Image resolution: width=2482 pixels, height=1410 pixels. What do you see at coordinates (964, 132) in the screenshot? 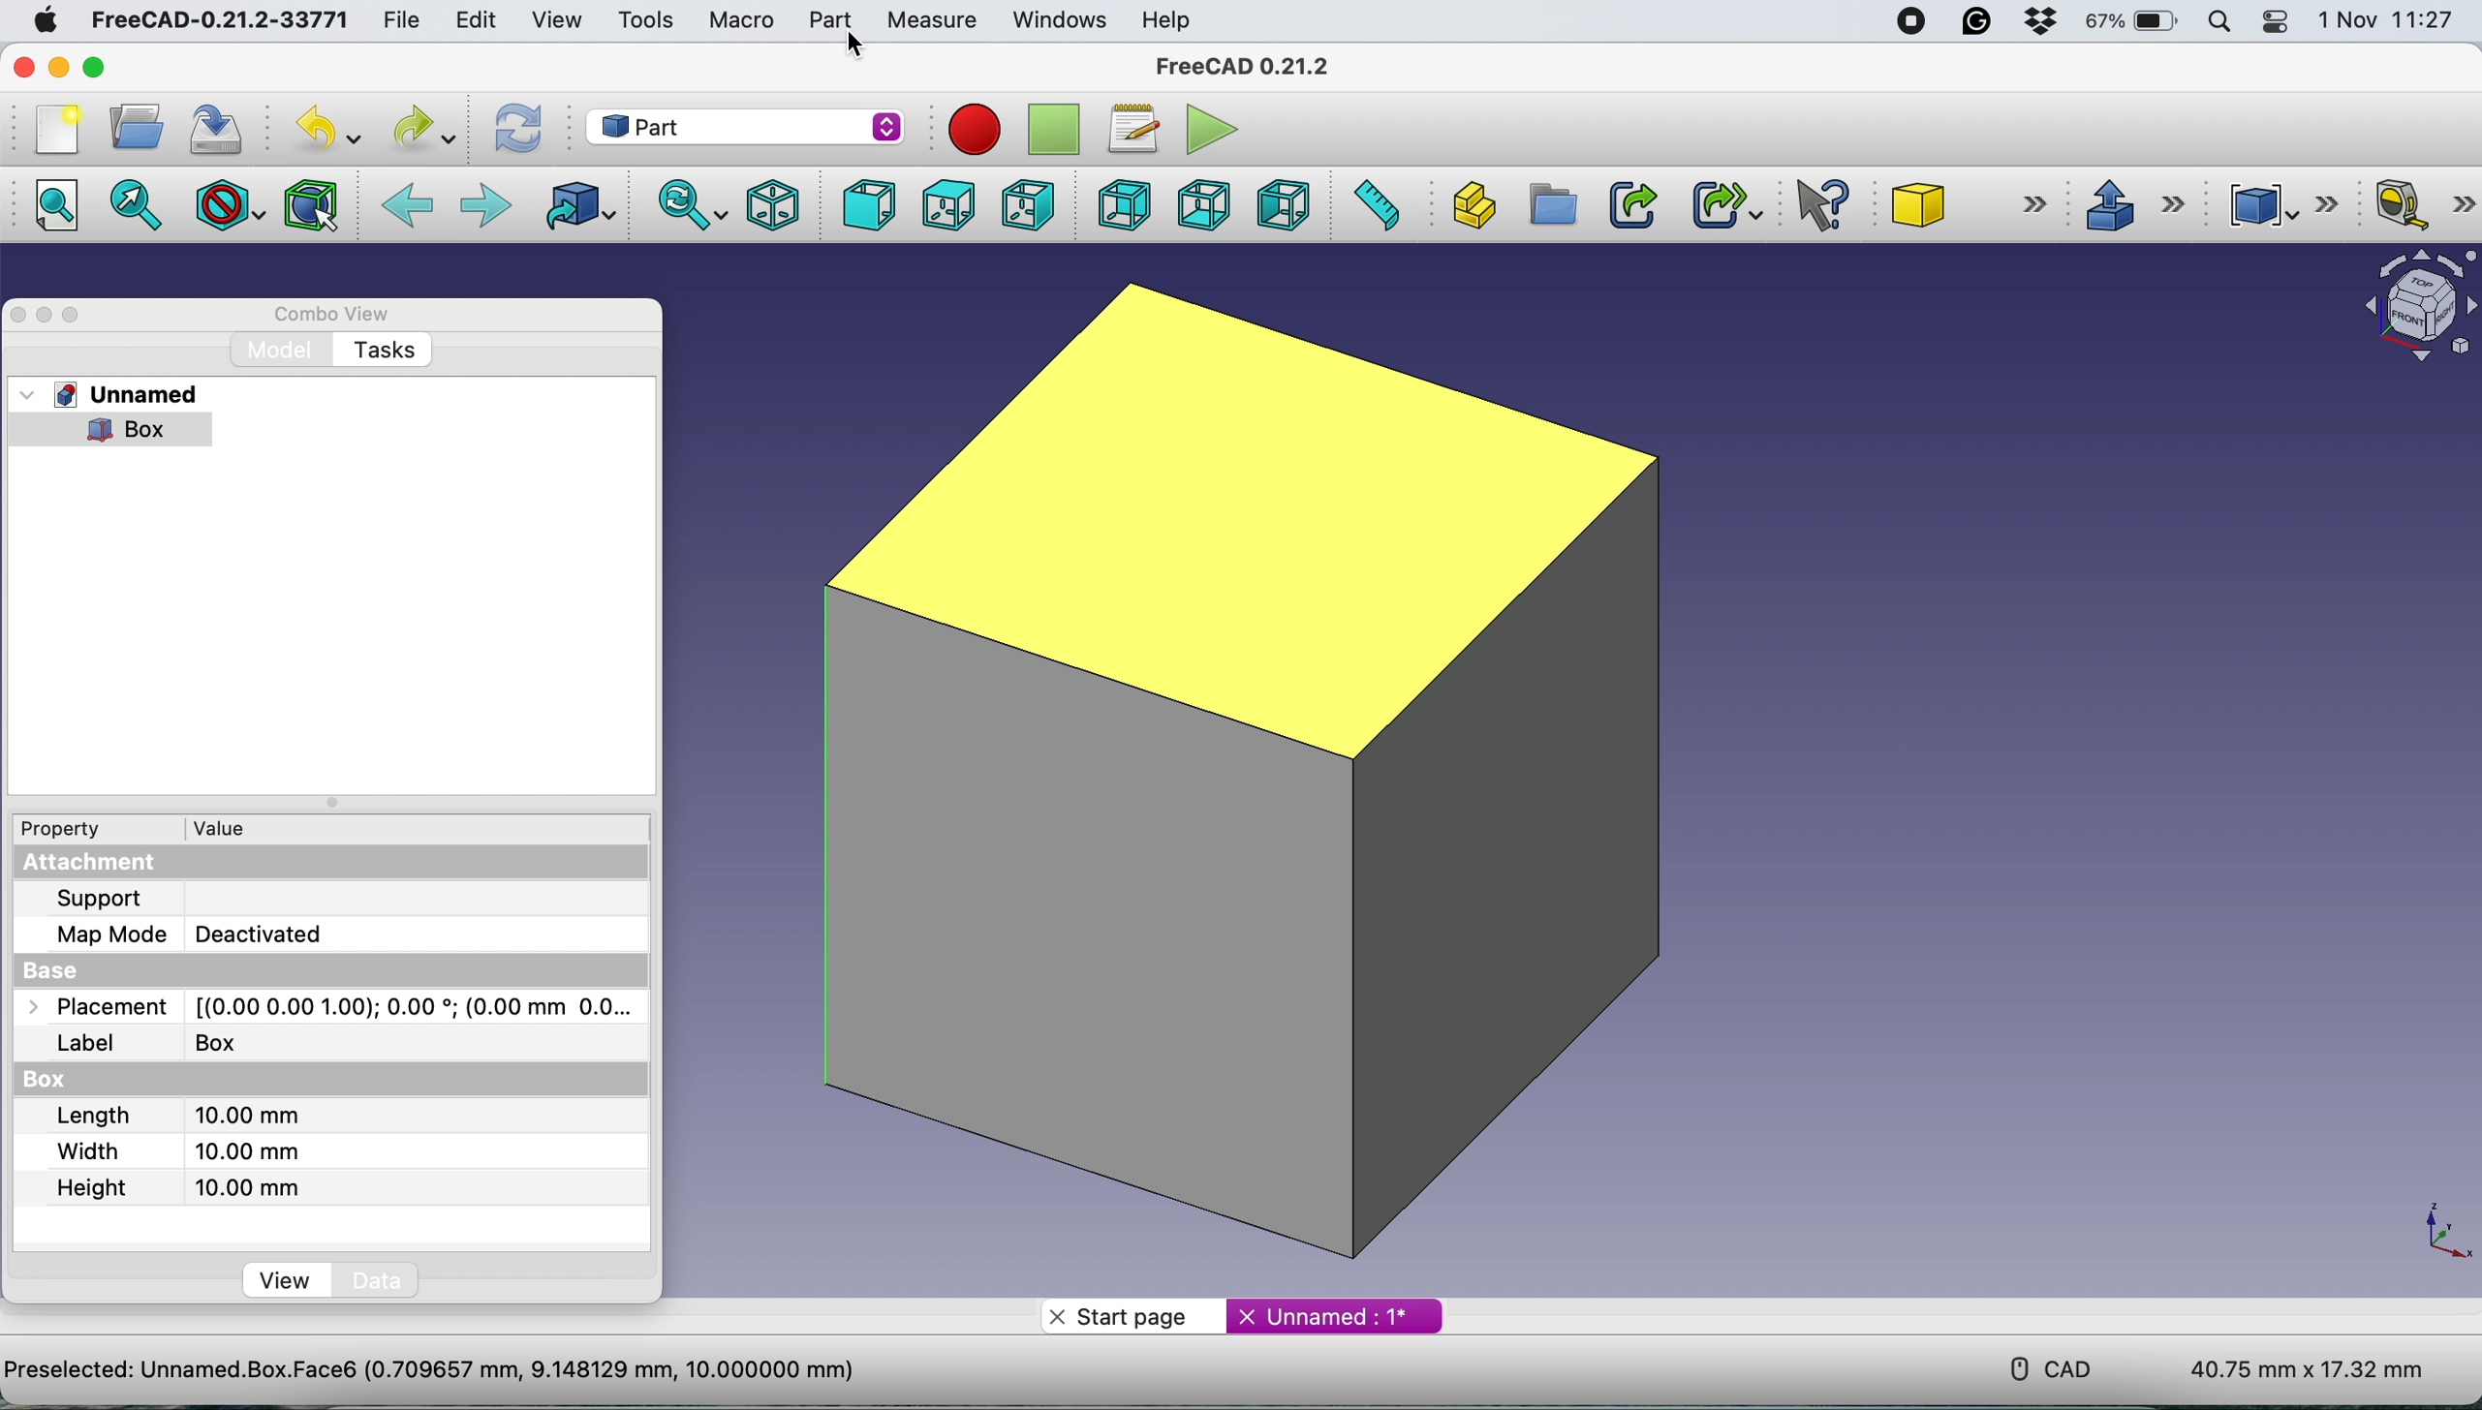
I see `record macros` at bounding box center [964, 132].